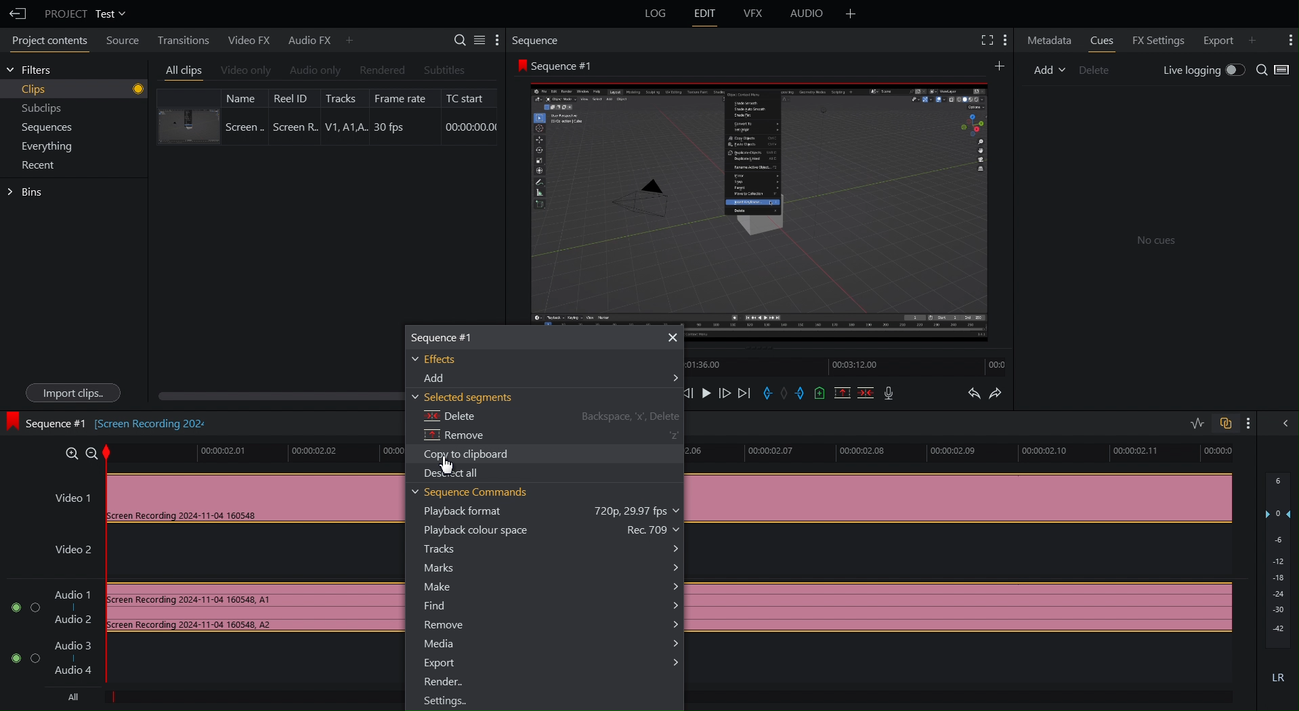 This screenshot has height=711, width=1299. What do you see at coordinates (754, 14) in the screenshot?
I see `VFX` at bounding box center [754, 14].